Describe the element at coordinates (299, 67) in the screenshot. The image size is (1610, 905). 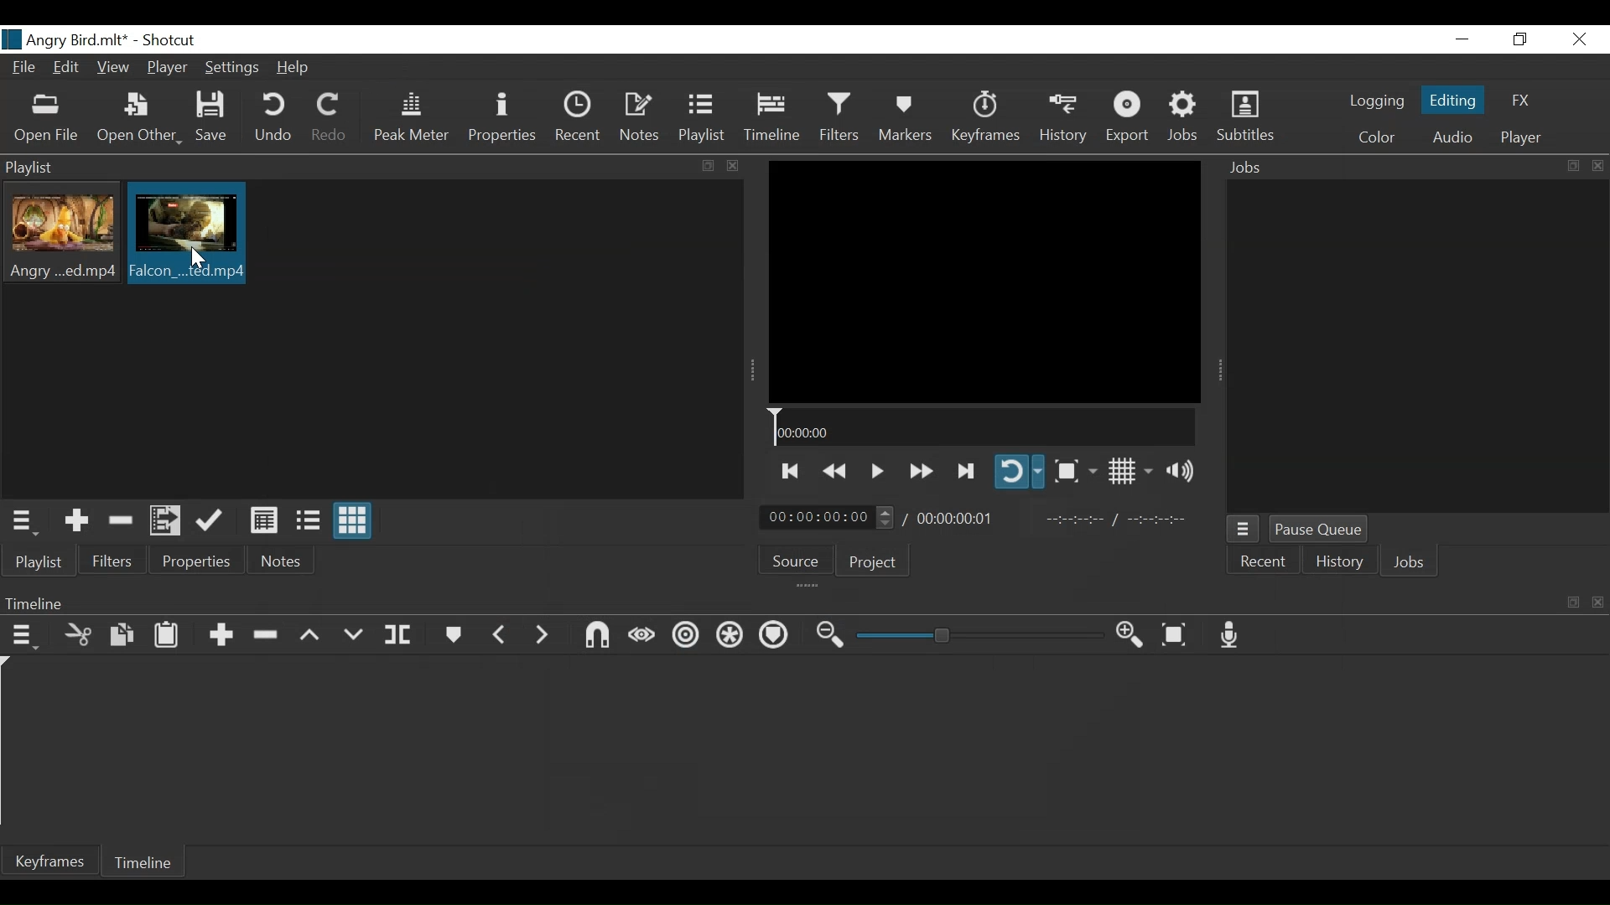
I see `Help` at that location.